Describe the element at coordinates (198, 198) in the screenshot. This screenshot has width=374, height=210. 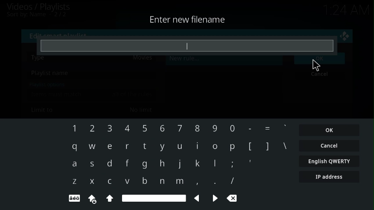
I see `back` at that location.